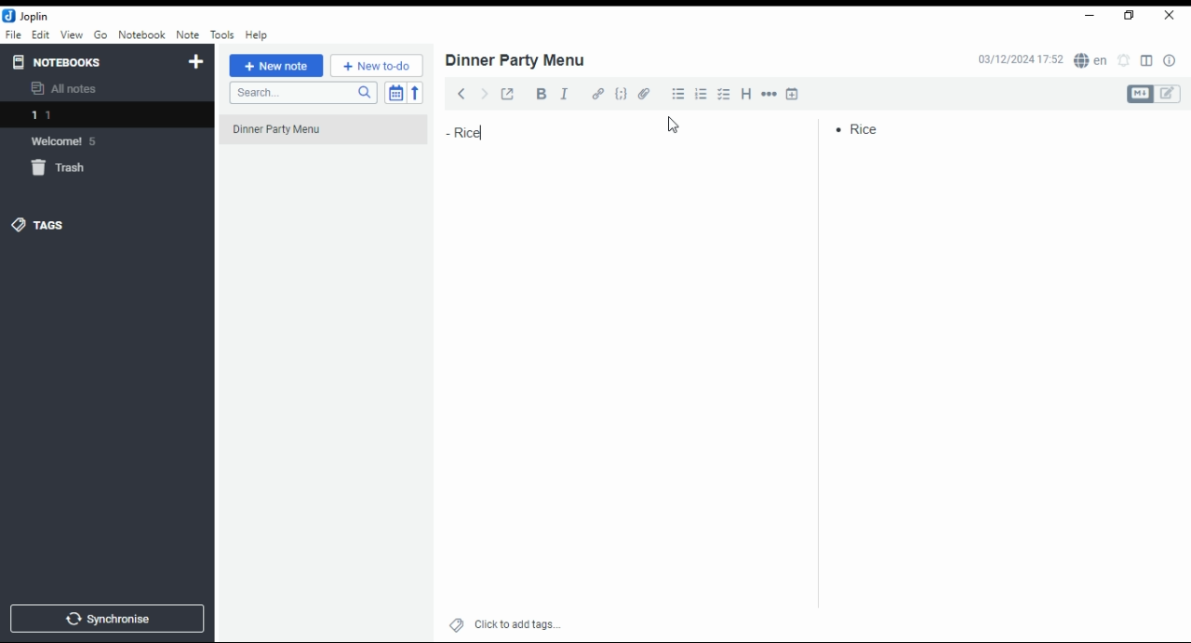  What do you see at coordinates (257, 35) in the screenshot?
I see `help` at bounding box center [257, 35].